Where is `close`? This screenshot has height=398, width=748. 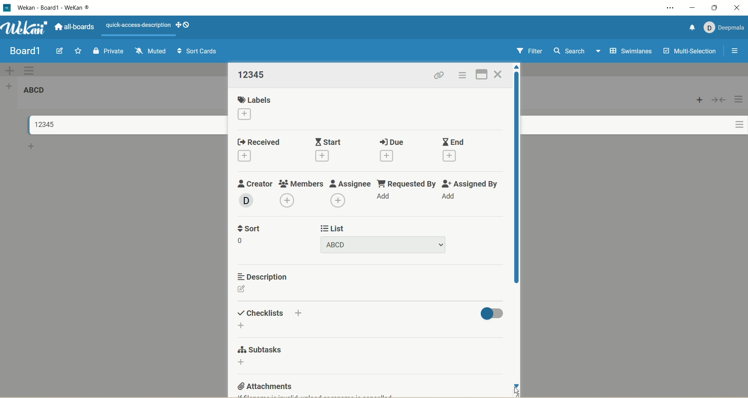
close is located at coordinates (498, 75).